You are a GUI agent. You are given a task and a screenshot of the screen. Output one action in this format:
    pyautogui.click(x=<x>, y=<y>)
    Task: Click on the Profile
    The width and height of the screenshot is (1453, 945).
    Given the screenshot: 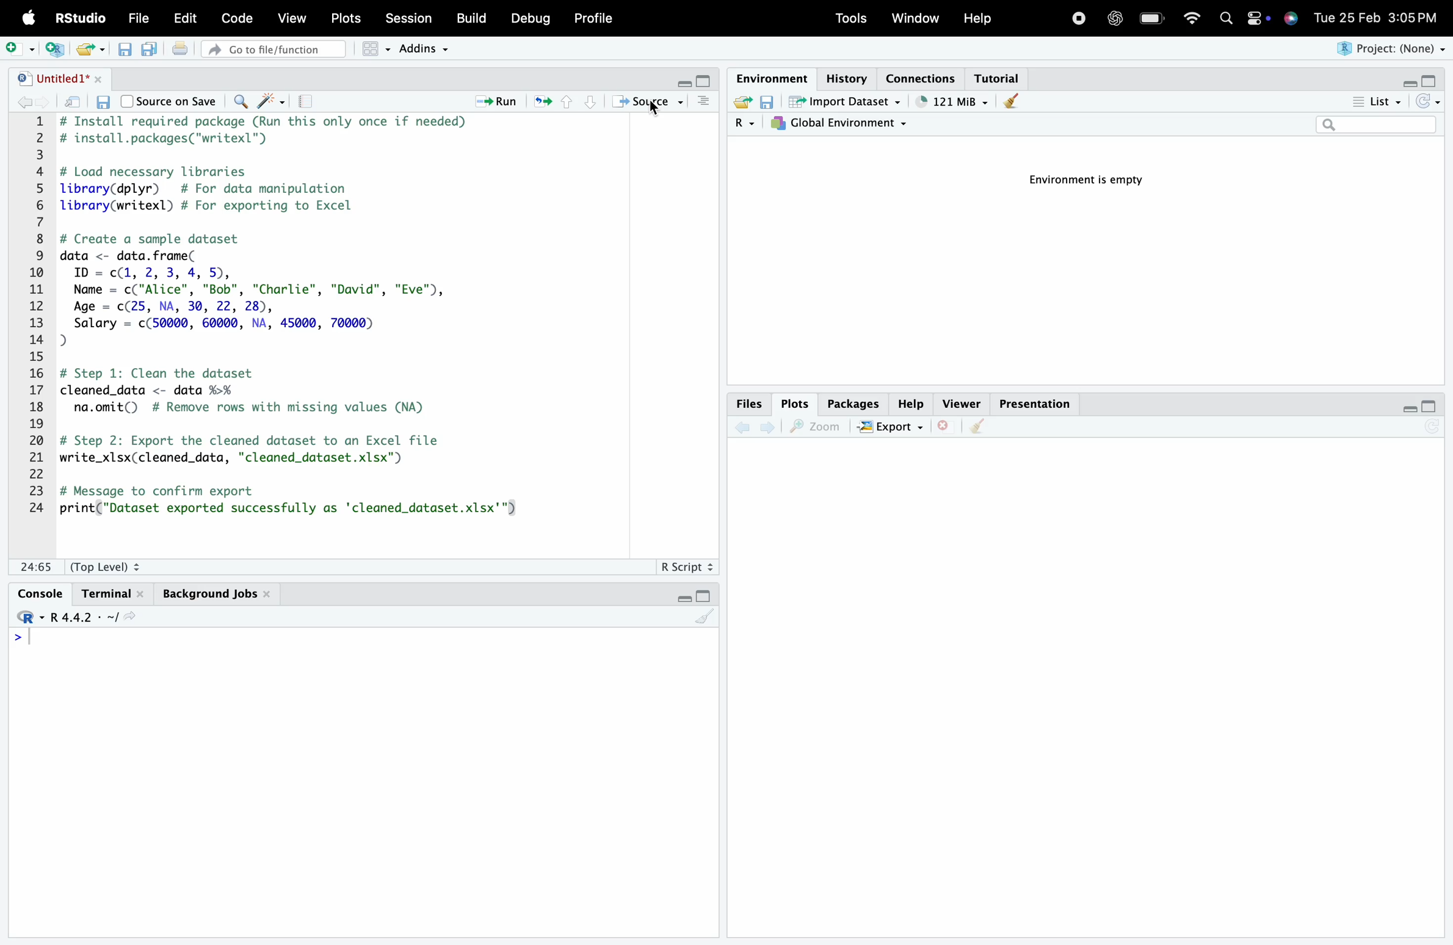 What is the action you would take?
    pyautogui.click(x=593, y=19)
    